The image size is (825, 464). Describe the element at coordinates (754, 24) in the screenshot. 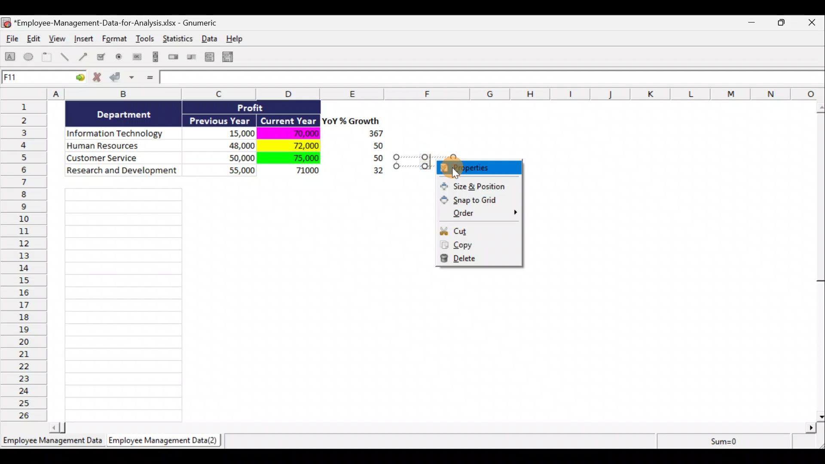

I see `Minimise` at that location.